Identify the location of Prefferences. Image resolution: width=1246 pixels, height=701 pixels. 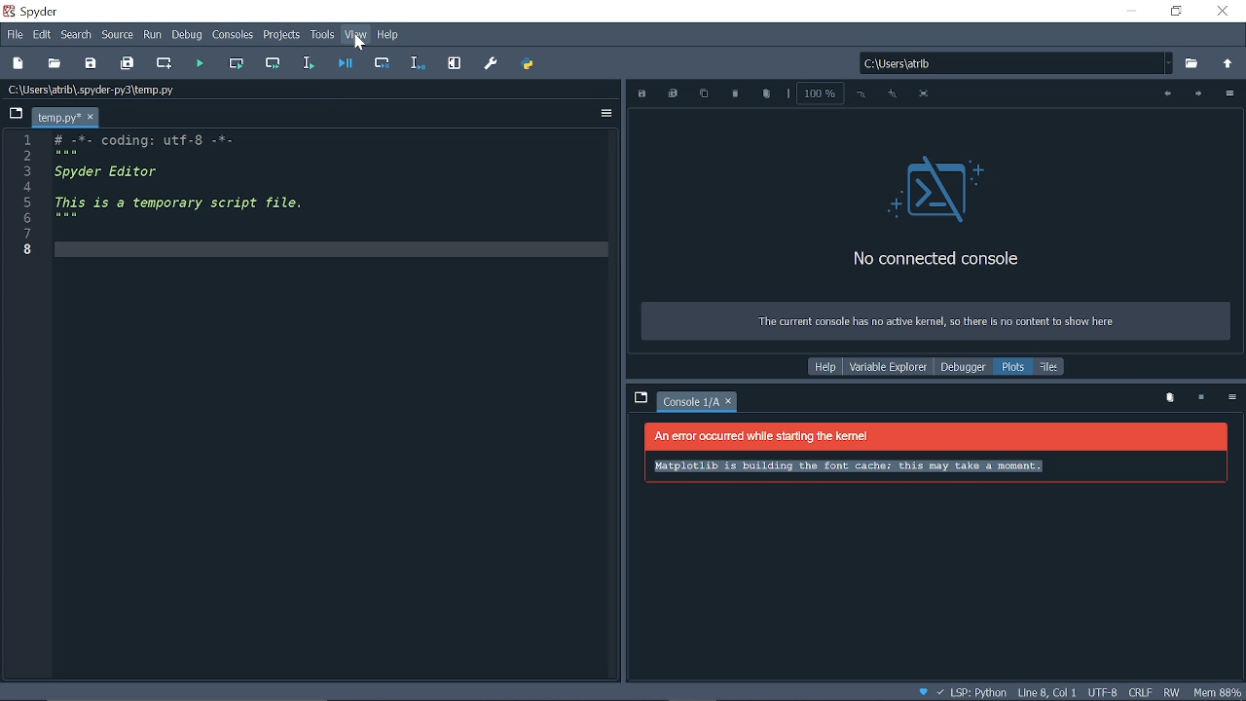
(493, 65).